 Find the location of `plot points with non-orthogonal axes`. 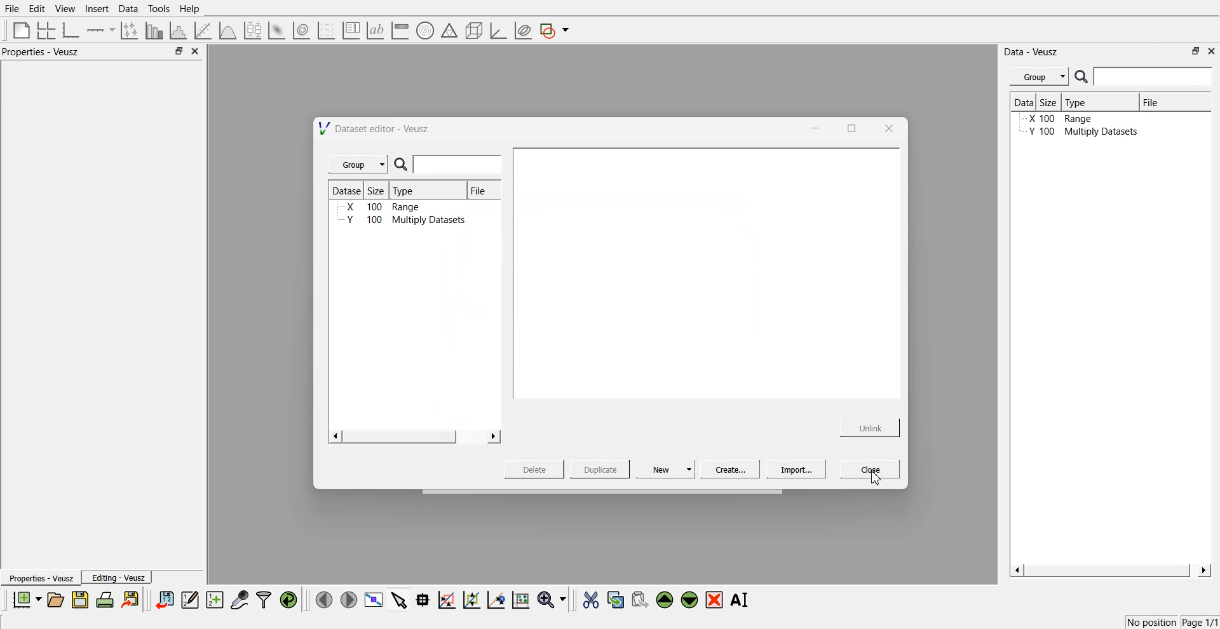

plot points with non-orthogonal axes is located at coordinates (128, 30).